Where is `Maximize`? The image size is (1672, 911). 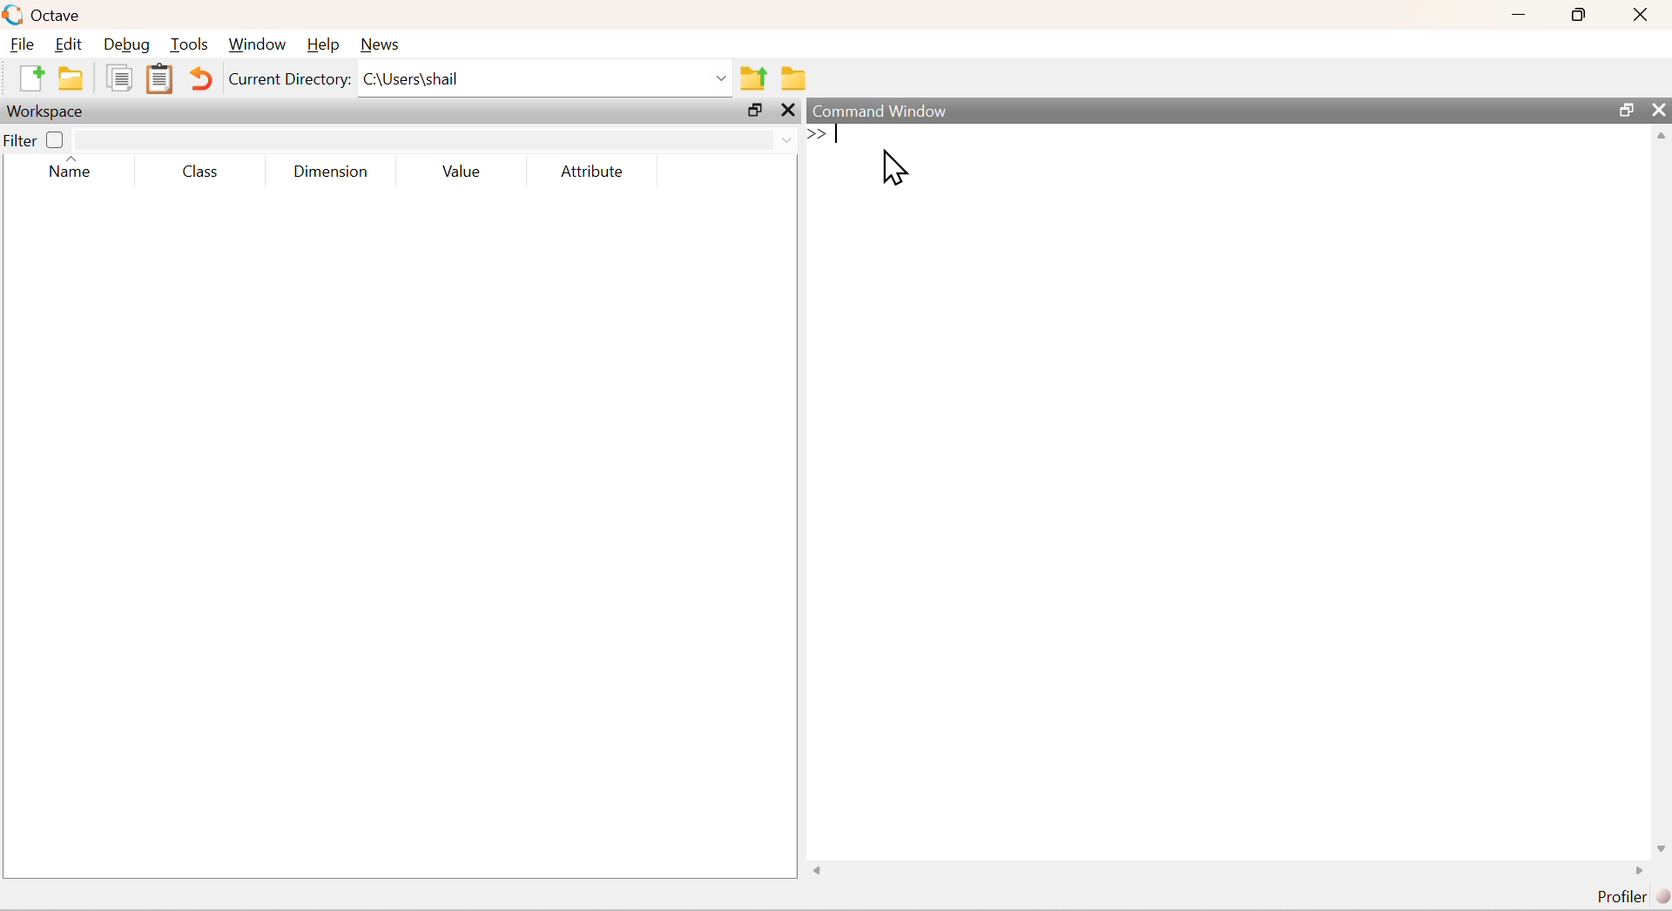
Maximize is located at coordinates (752, 110).